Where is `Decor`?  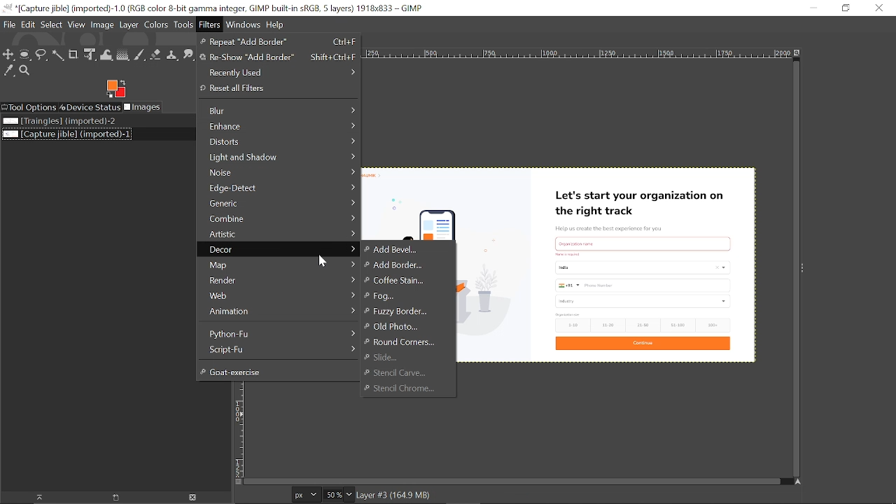 Decor is located at coordinates (278, 250).